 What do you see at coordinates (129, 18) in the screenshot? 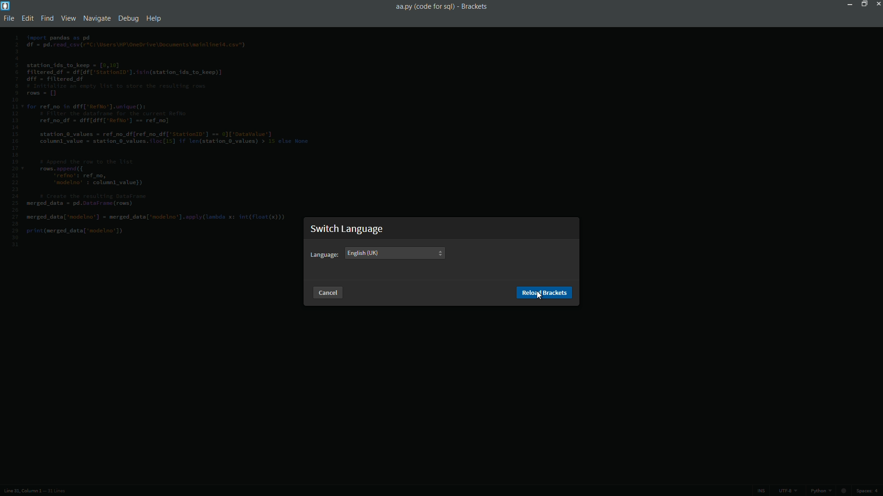
I see `debug menu` at bounding box center [129, 18].